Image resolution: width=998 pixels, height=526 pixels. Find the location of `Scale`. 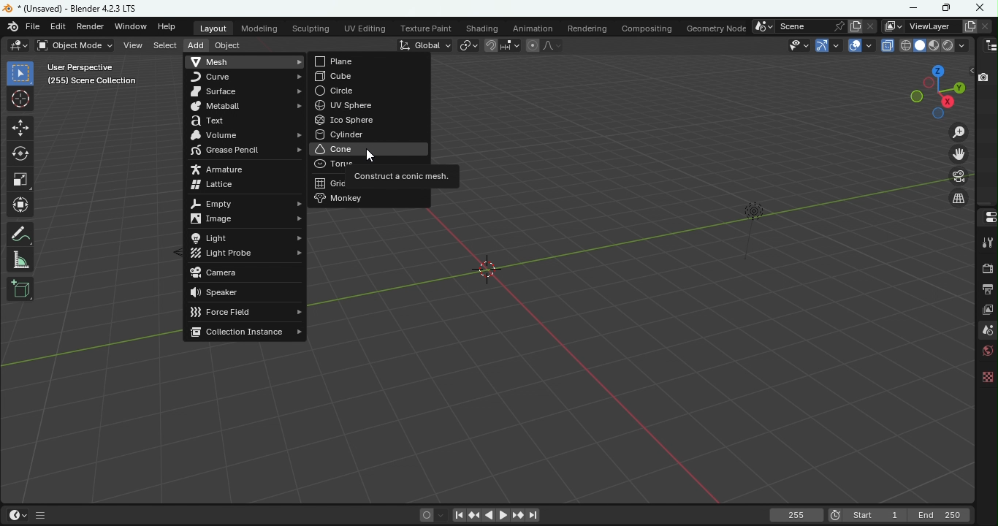

Scale is located at coordinates (22, 178).